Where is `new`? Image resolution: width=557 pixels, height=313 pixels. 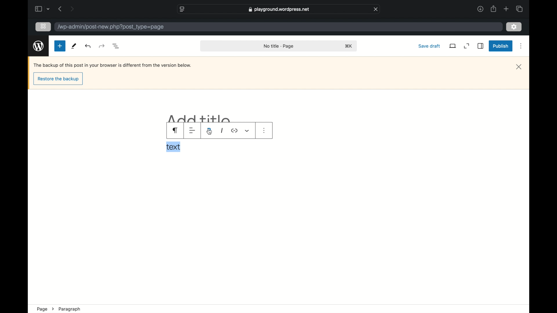
new is located at coordinates (60, 46).